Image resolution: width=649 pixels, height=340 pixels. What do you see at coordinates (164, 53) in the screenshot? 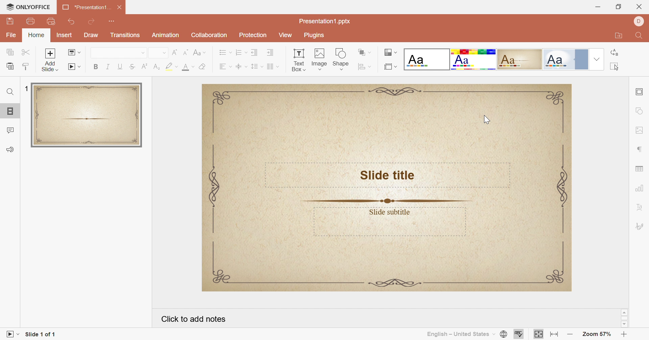
I see `Drop Down` at bounding box center [164, 53].